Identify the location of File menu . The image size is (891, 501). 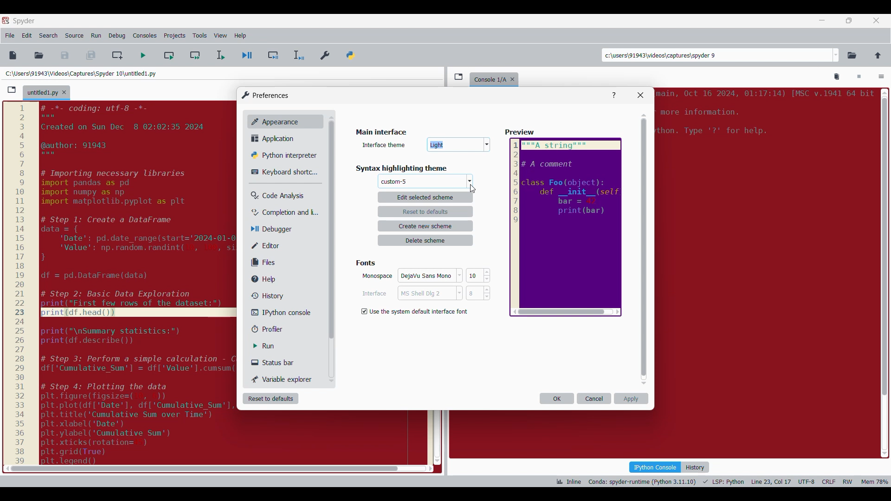
(10, 36).